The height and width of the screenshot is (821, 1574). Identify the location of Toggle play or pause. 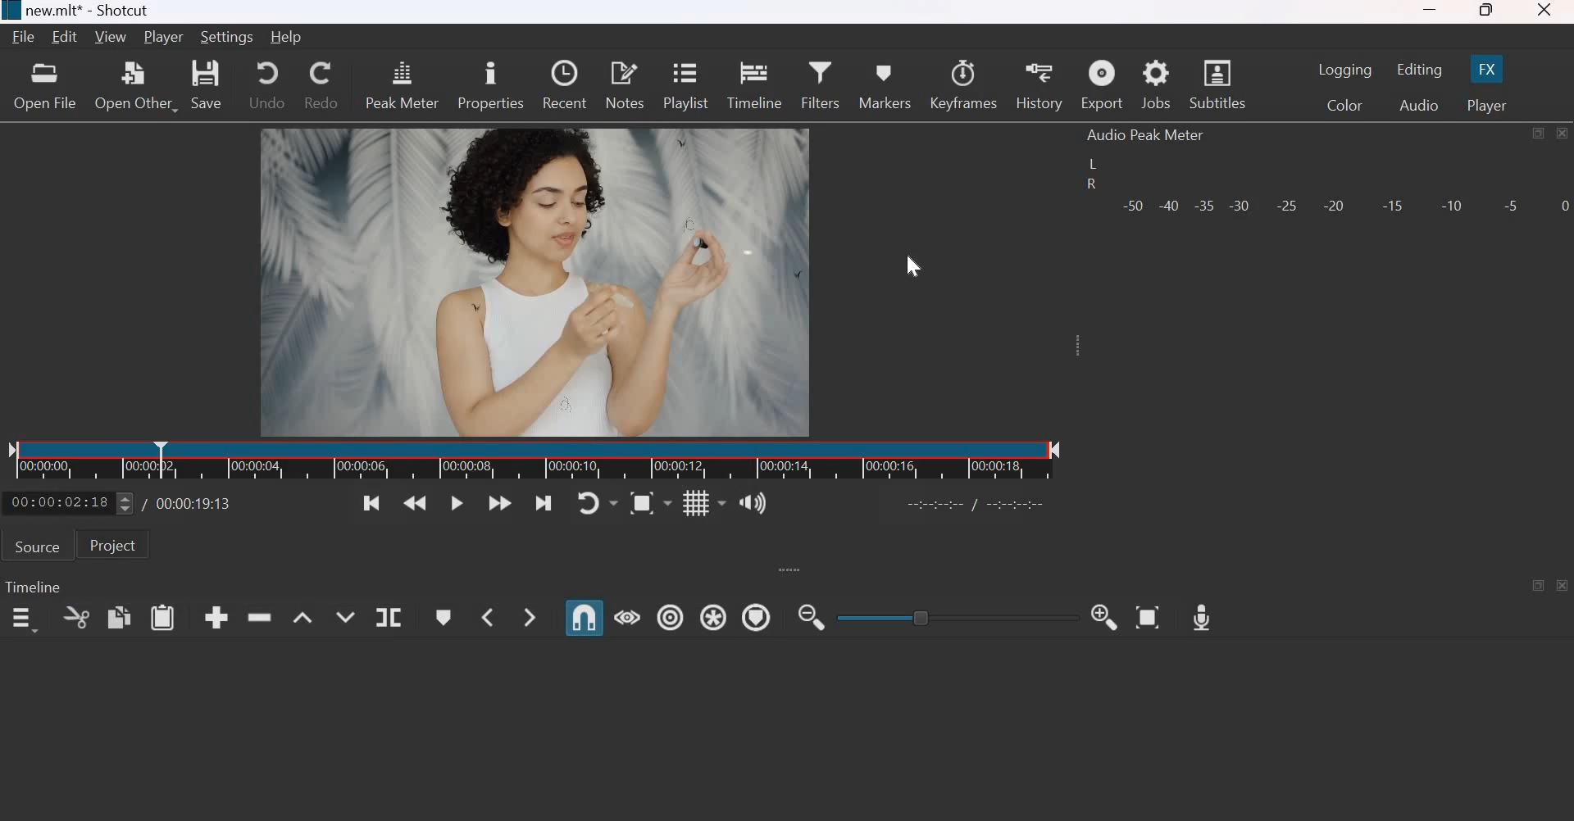
(459, 503).